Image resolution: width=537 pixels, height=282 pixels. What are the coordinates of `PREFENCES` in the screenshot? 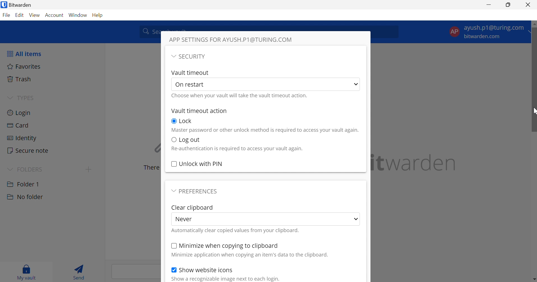 It's located at (200, 191).